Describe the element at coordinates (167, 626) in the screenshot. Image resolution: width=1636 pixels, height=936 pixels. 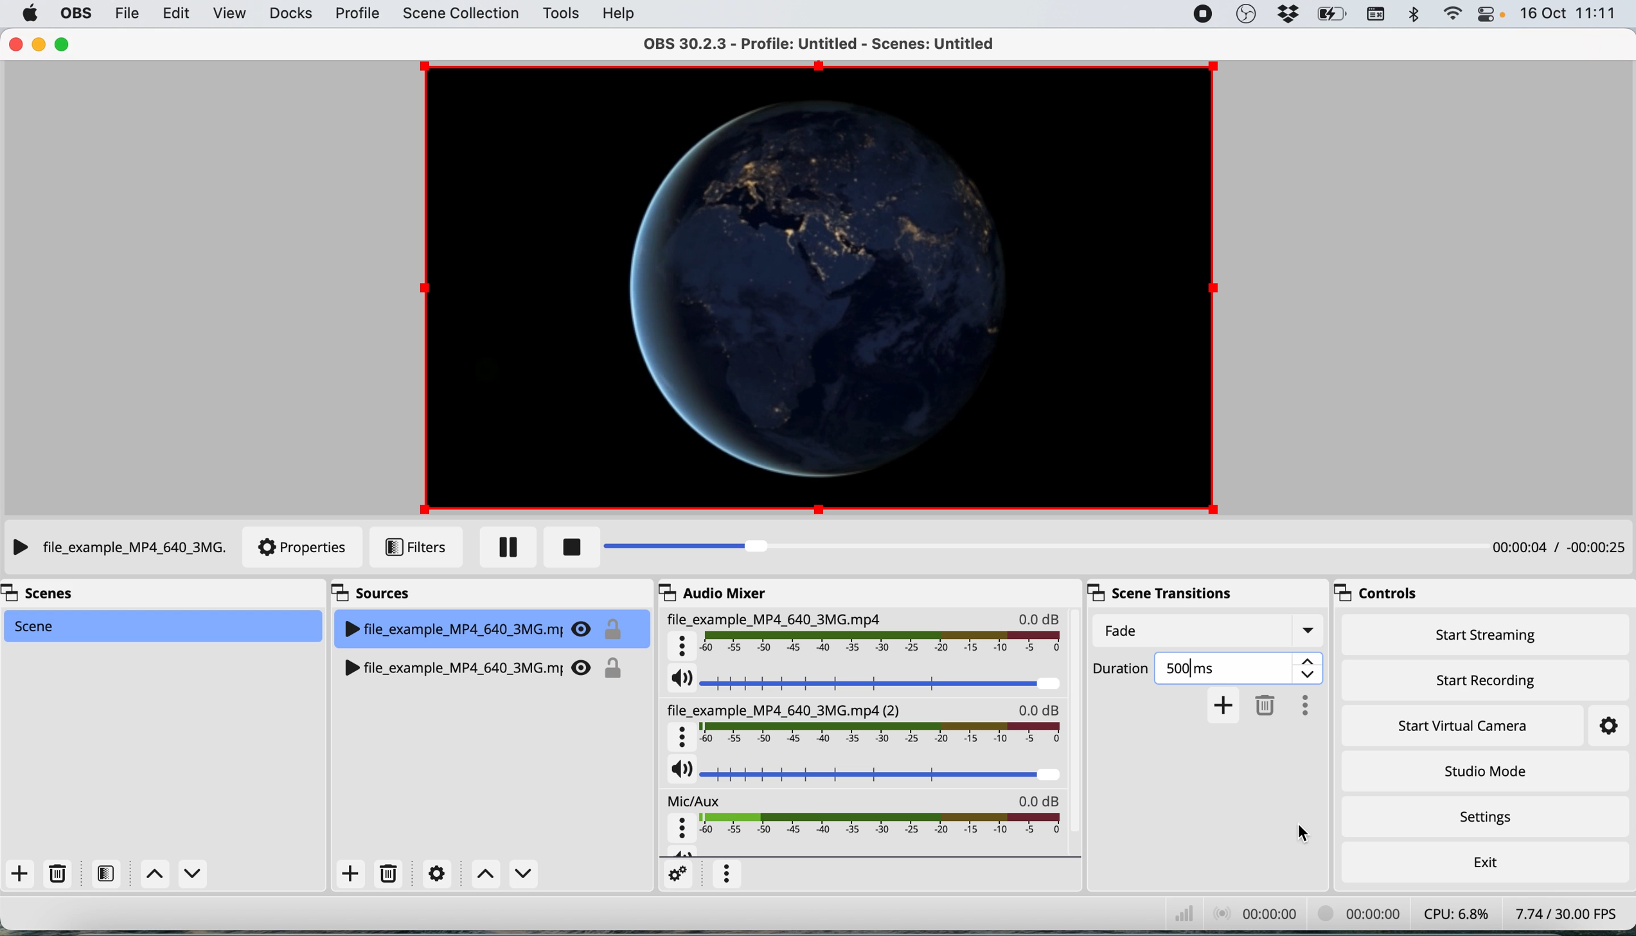
I see `current scene` at that location.